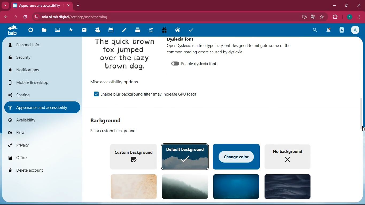  What do you see at coordinates (322, 17) in the screenshot?
I see `favourite` at bounding box center [322, 17].